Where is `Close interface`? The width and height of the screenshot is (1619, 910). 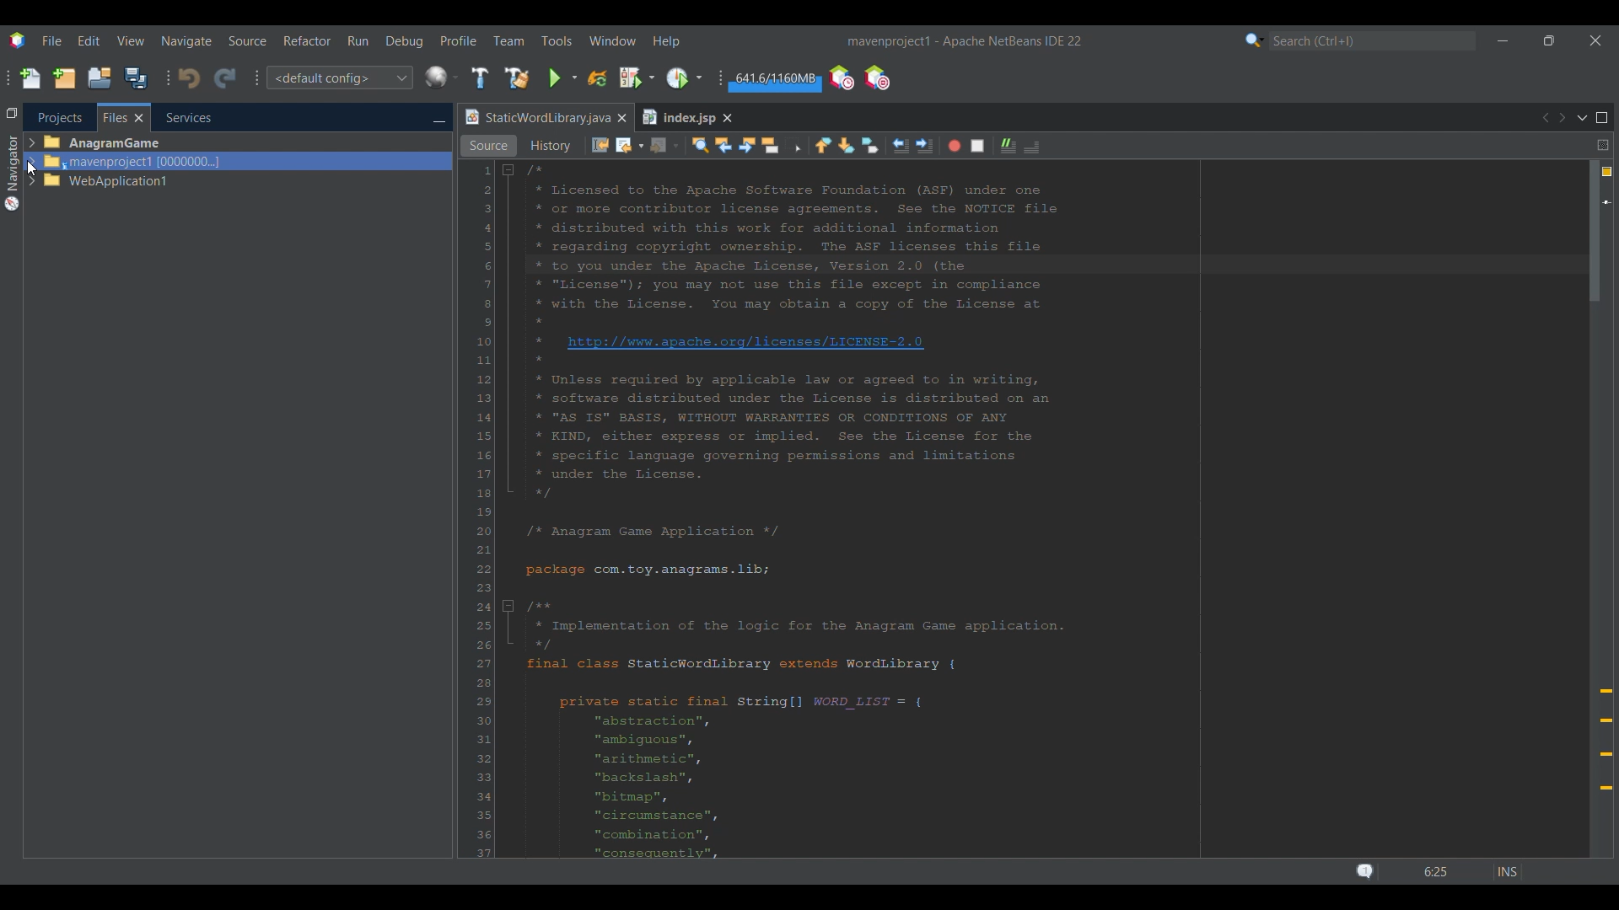
Close interface is located at coordinates (1596, 40).